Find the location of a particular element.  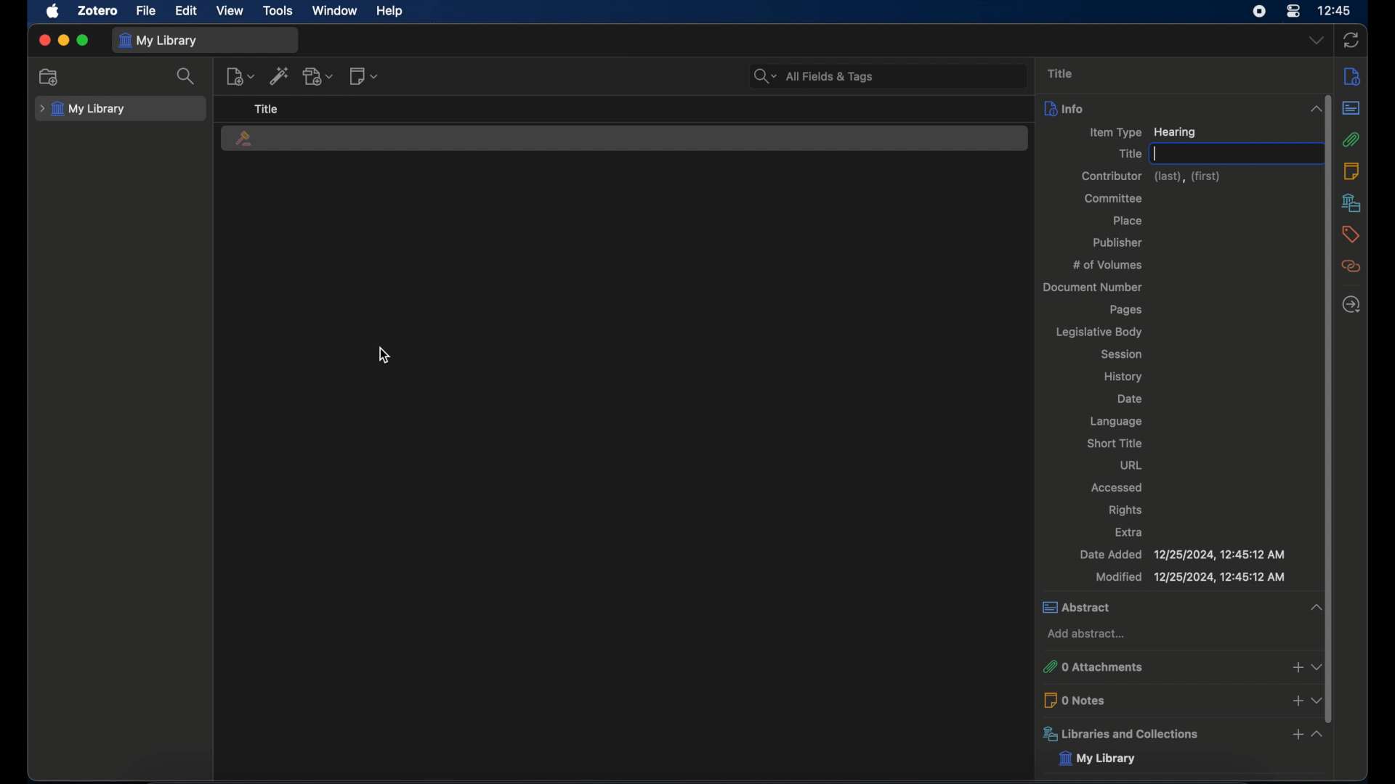

file is located at coordinates (147, 11).